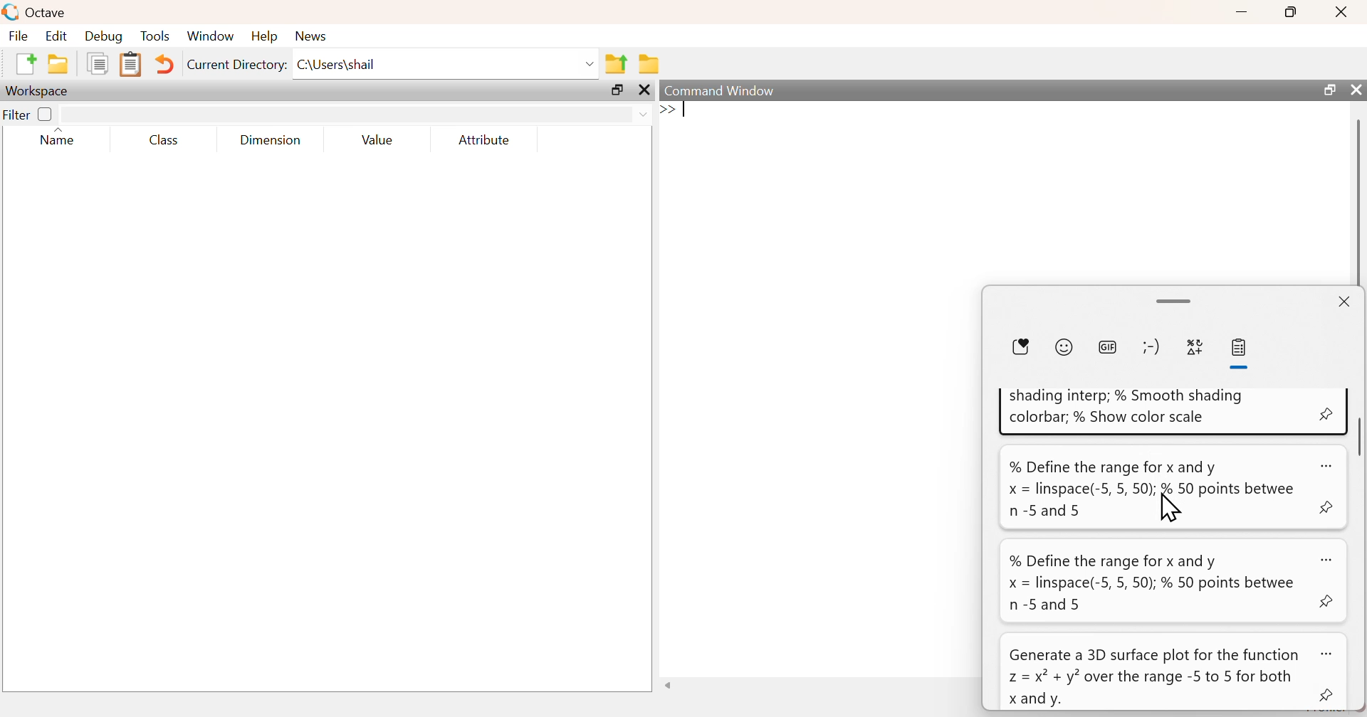 The image size is (1367, 717). I want to click on close, so click(644, 90).